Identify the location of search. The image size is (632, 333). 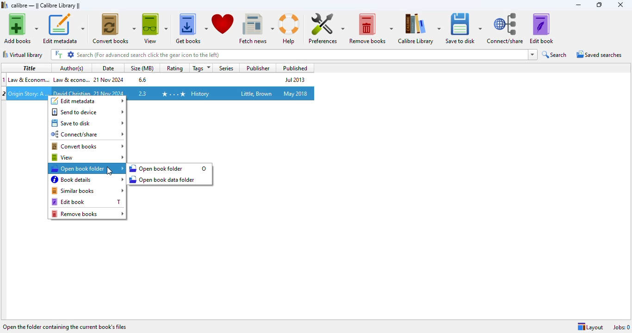
(288, 55).